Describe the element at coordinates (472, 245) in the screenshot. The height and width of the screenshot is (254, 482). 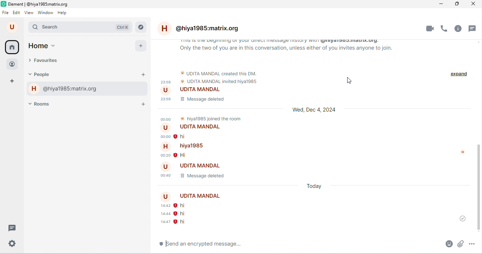
I see `send message` at that location.